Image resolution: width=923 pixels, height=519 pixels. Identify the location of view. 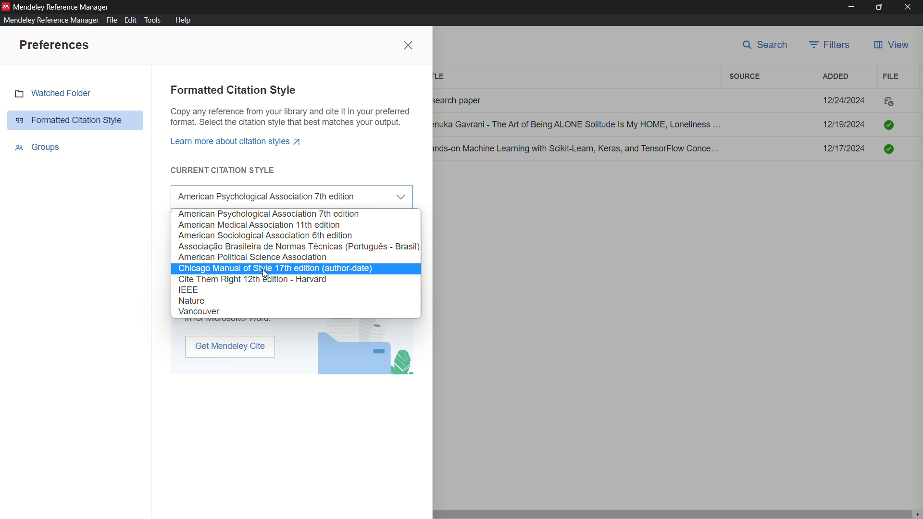
(891, 45).